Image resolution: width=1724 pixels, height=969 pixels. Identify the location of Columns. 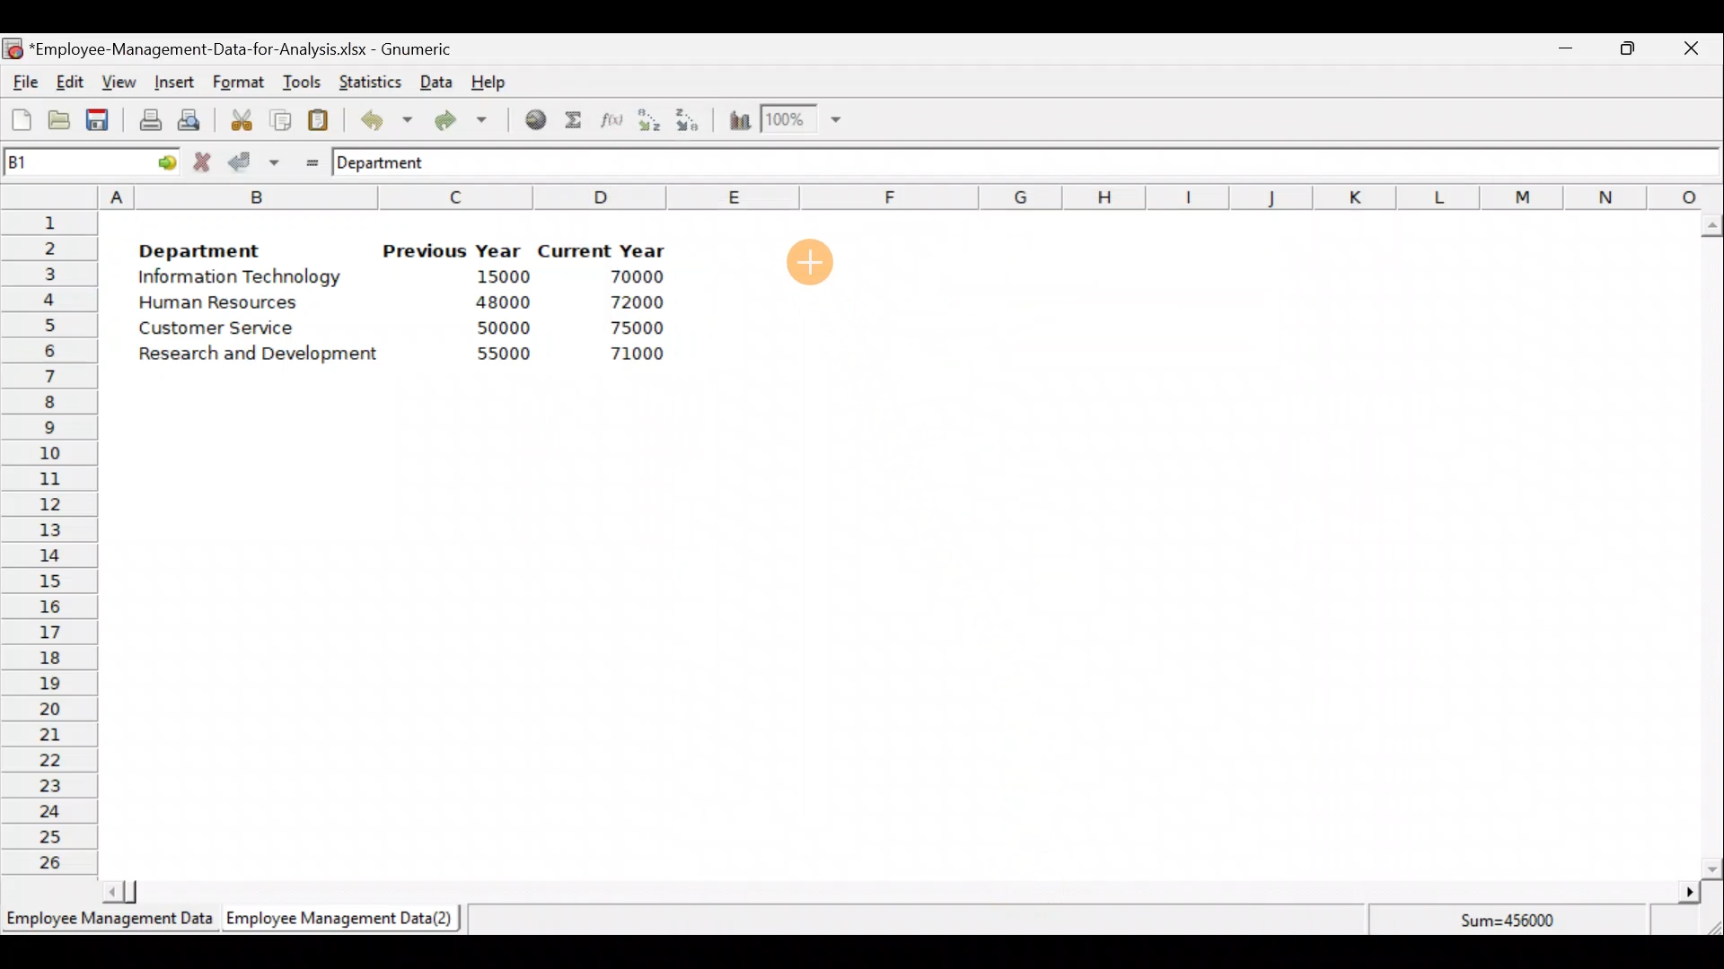
(910, 197).